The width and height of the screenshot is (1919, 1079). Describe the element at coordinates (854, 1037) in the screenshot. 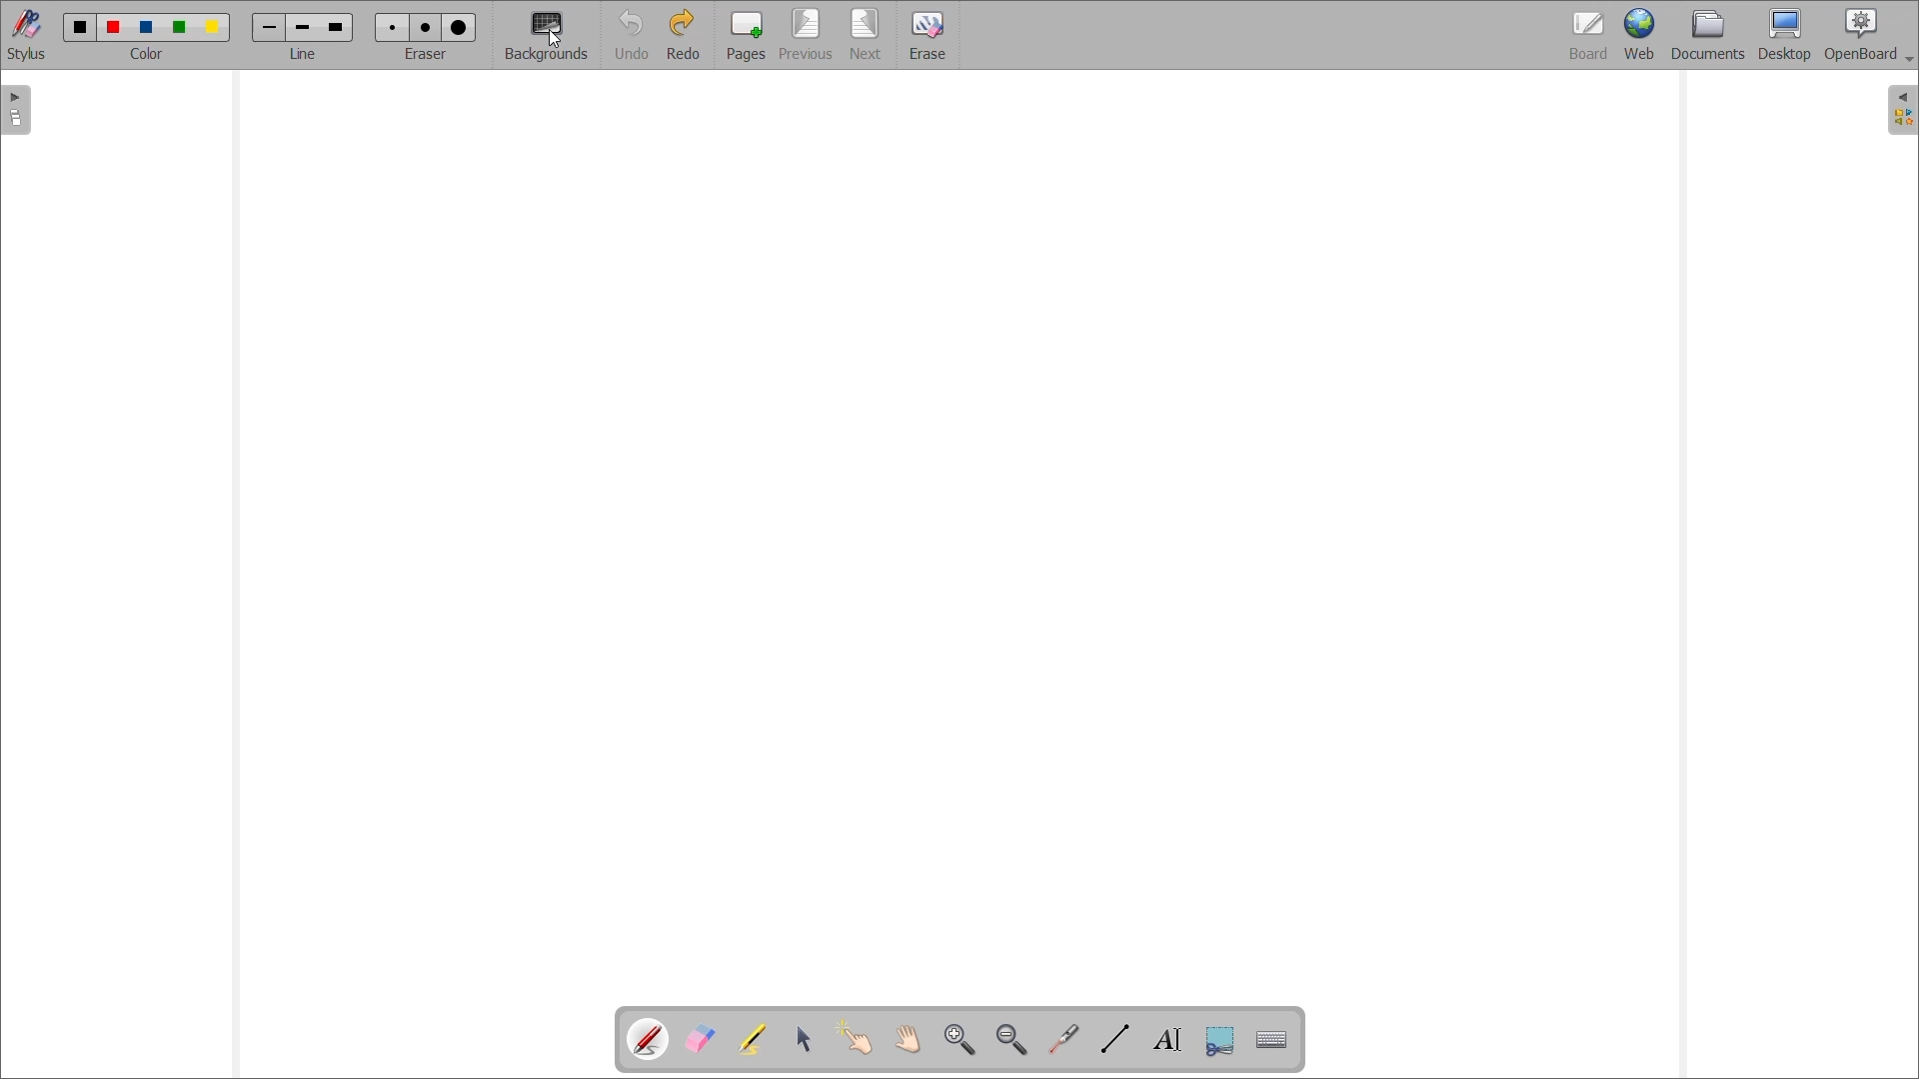

I see `Interact with items` at that location.